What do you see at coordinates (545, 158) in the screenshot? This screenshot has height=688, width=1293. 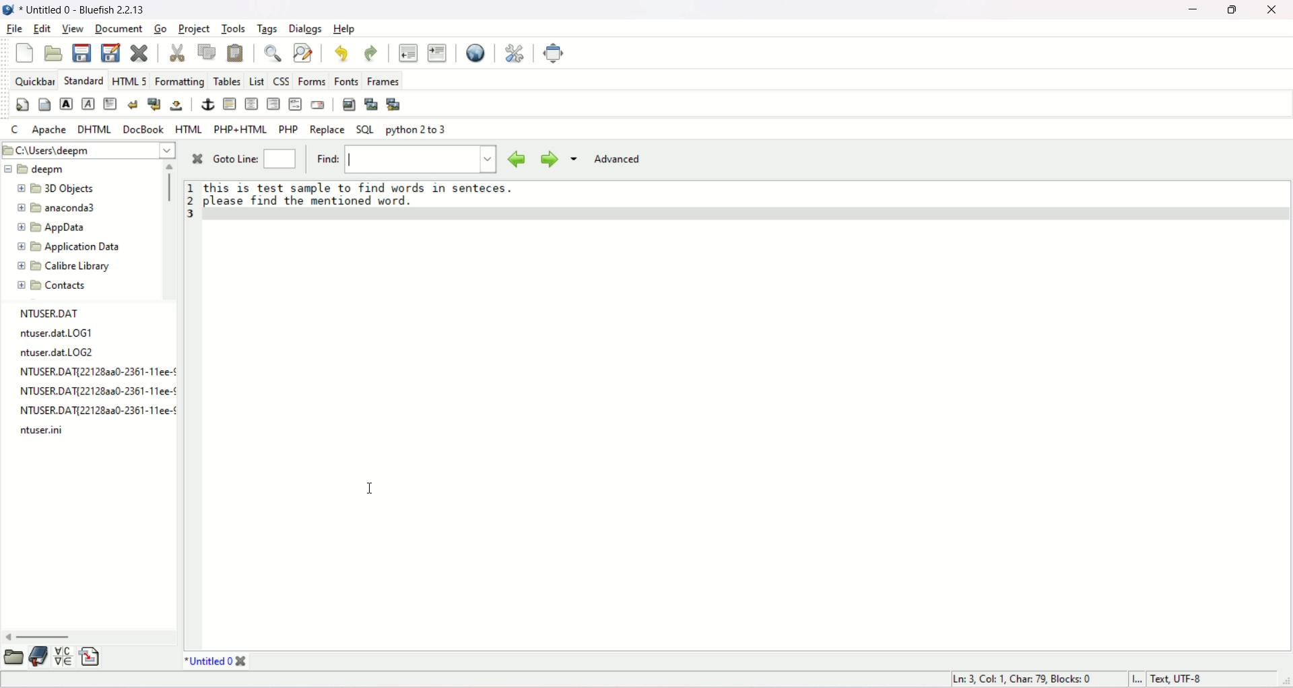 I see `next` at bounding box center [545, 158].